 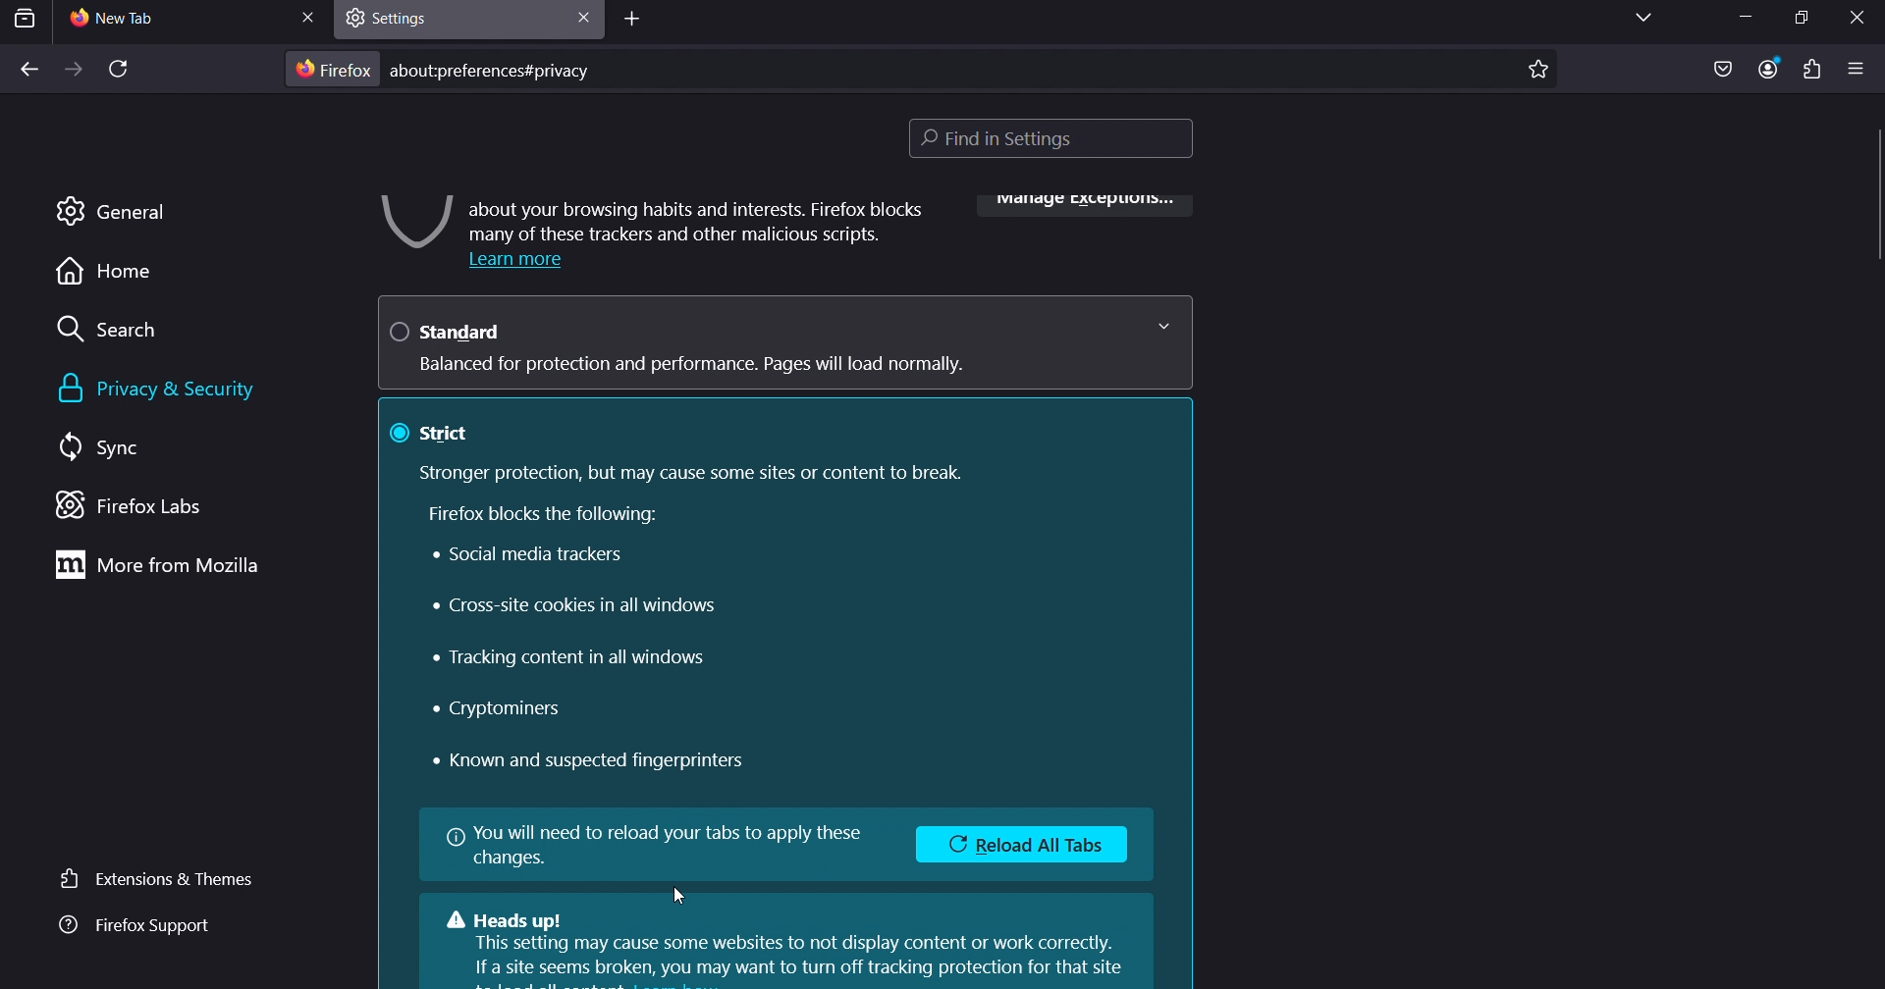 I want to click on privacy & security, so click(x=179, y=390).